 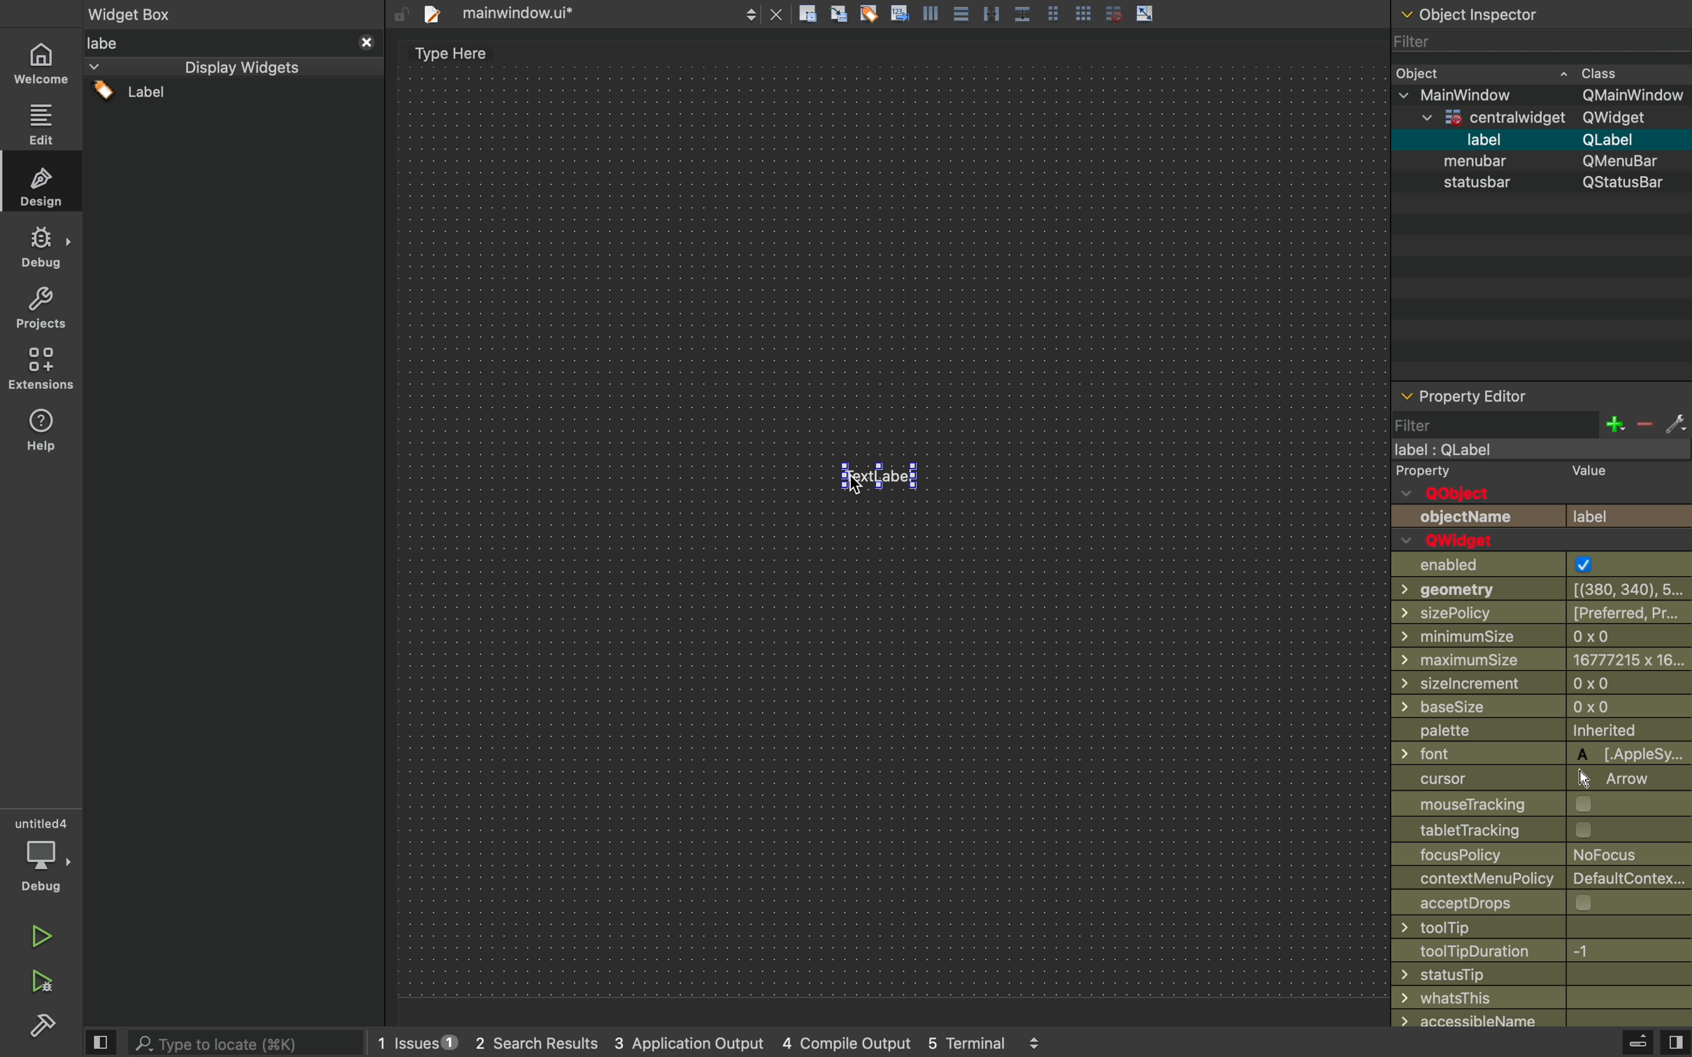 What do you see at coordinates (232, 69) in the screenshot?
I see `layouts` at bounding box center [232, 69].